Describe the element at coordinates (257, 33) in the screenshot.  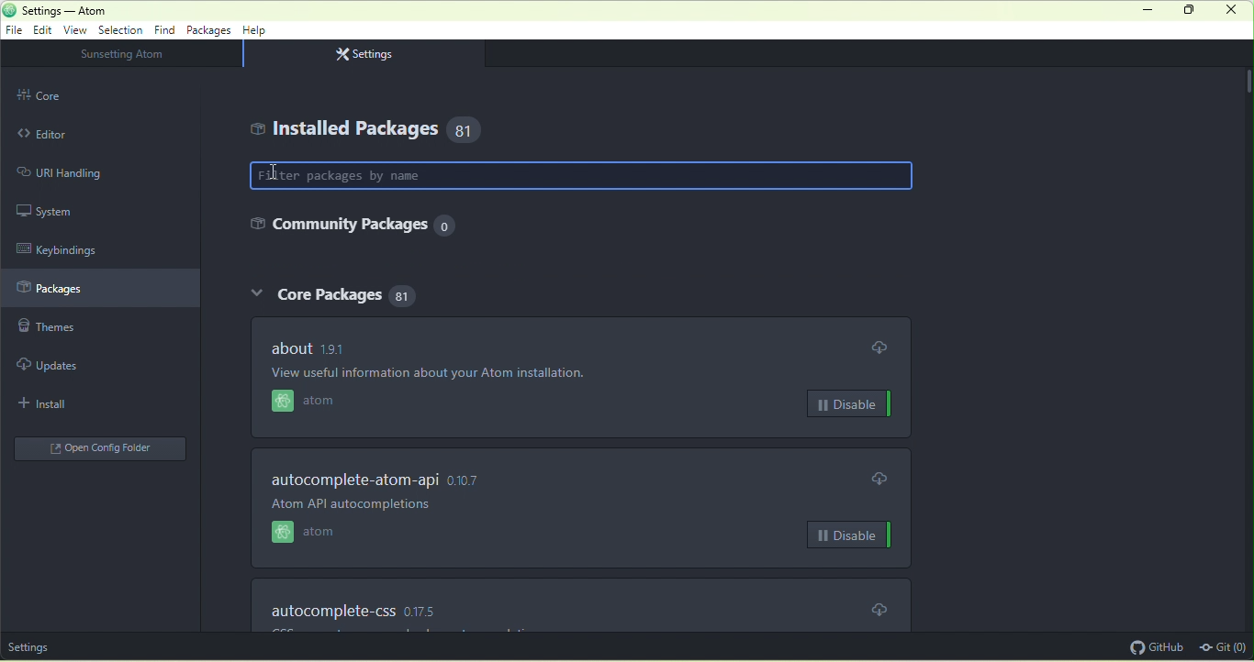
I see `help` at that location.